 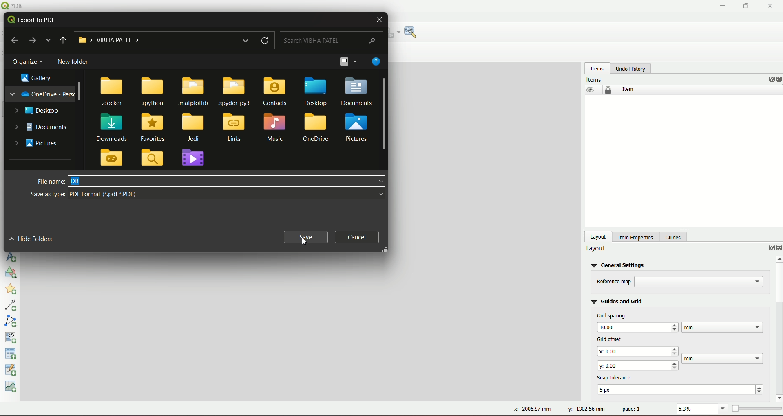 What do you see at coordinates (276, 128) in the screenshot?
I see `Music` at bounding box center [276, 128].